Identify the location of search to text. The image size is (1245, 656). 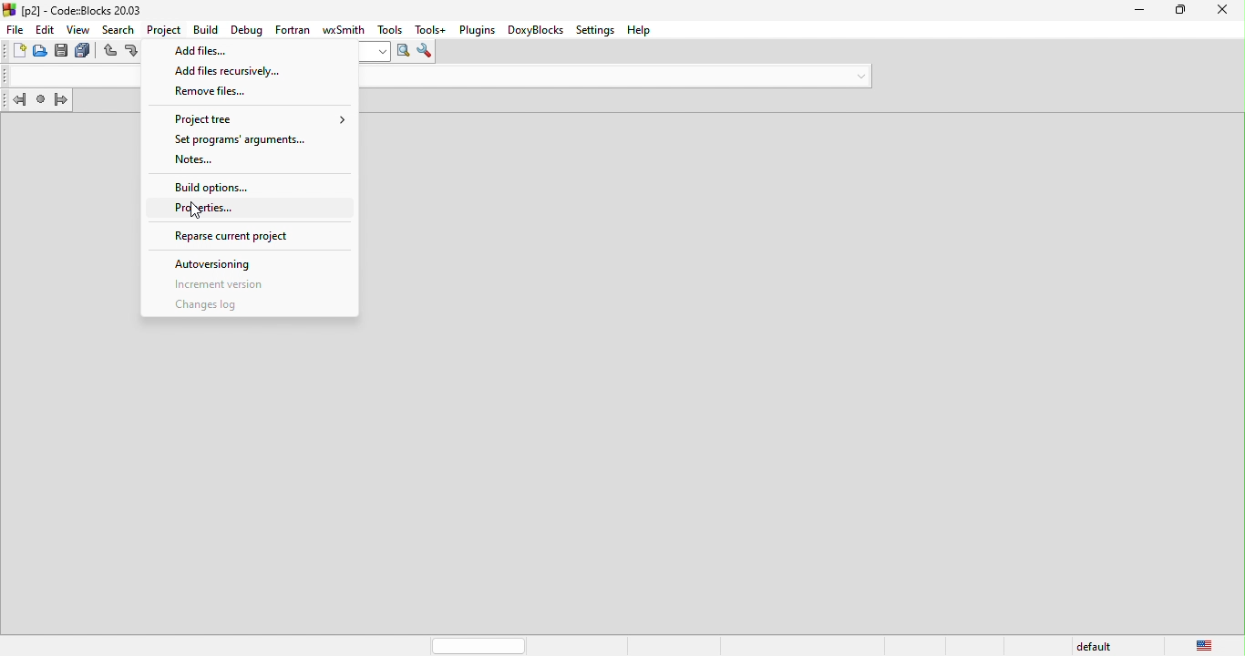
(375, 52).